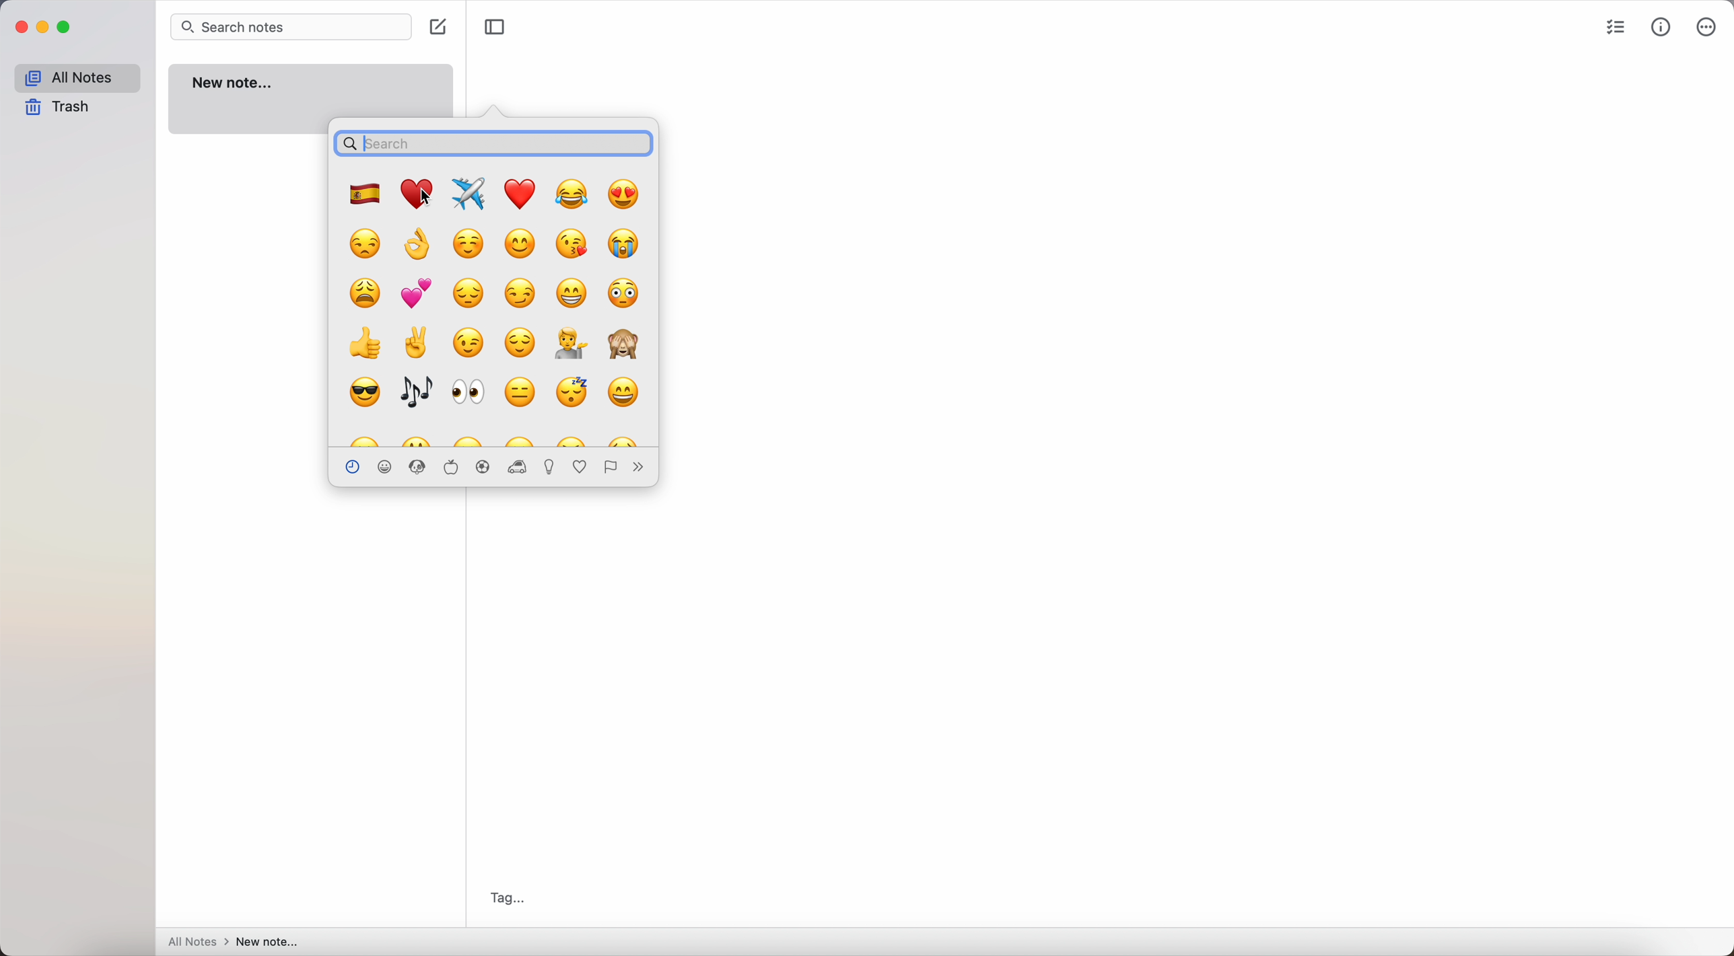  I want to click on emoji, so click(469, 244).